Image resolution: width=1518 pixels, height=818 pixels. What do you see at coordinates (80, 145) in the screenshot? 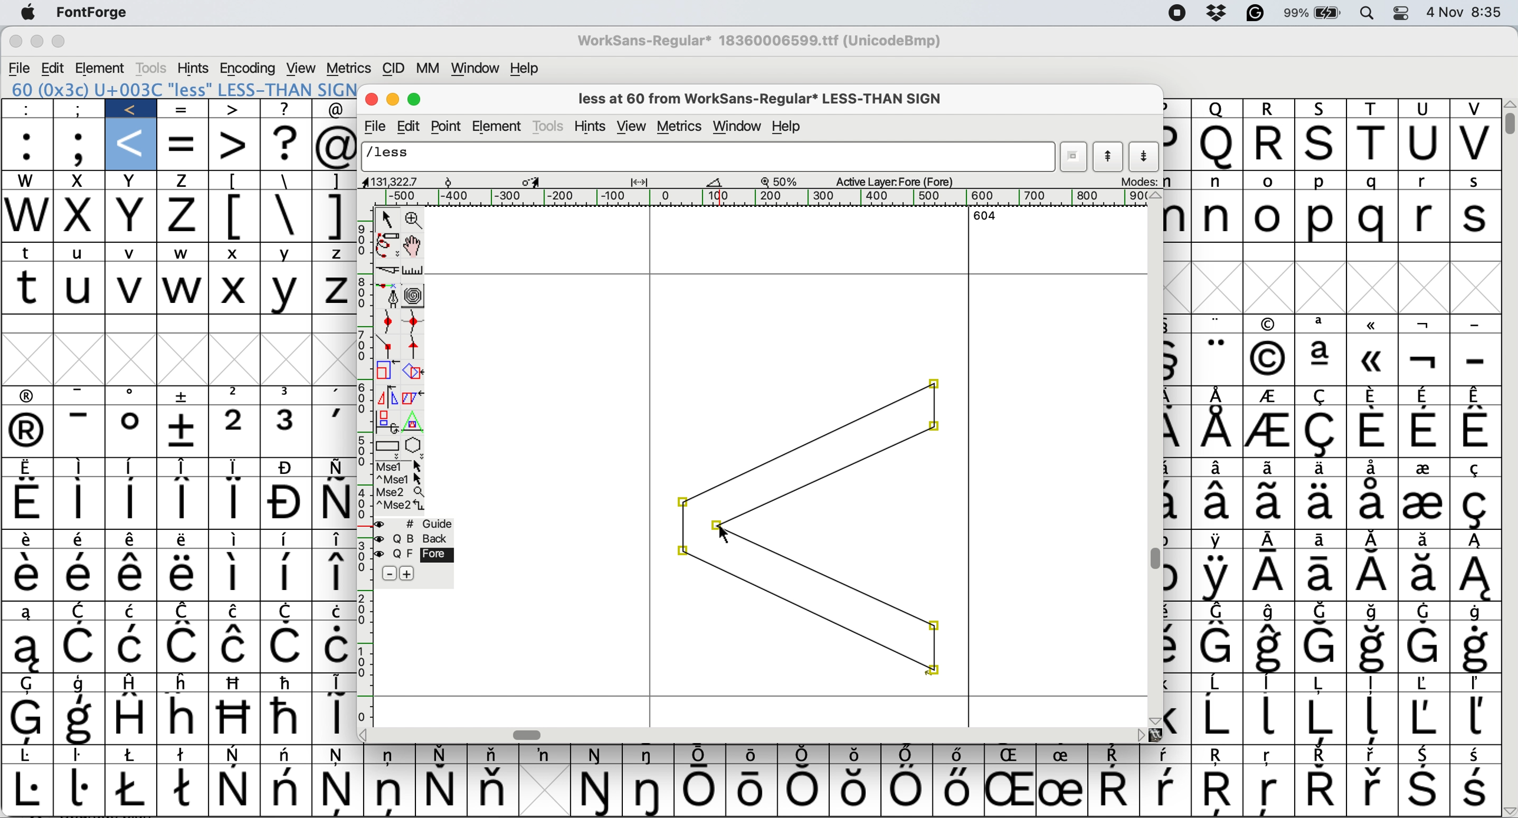
I see `;` at bounding box center [80, 145].